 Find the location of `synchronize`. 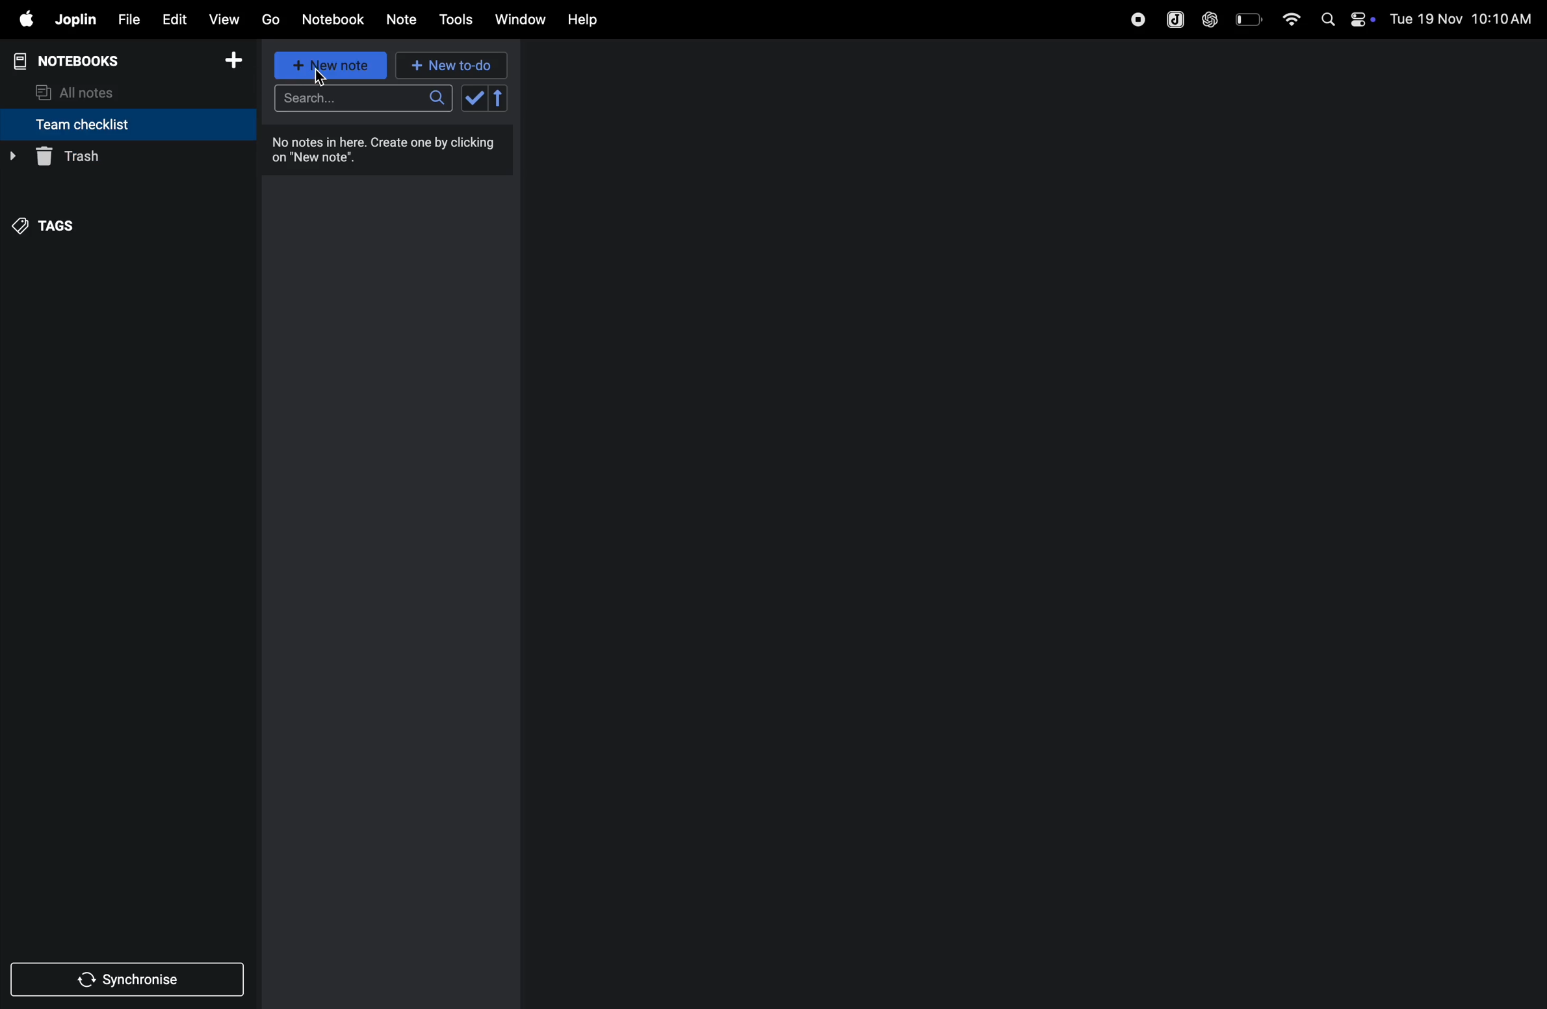

synchronize is located at coordinates (130, 978).